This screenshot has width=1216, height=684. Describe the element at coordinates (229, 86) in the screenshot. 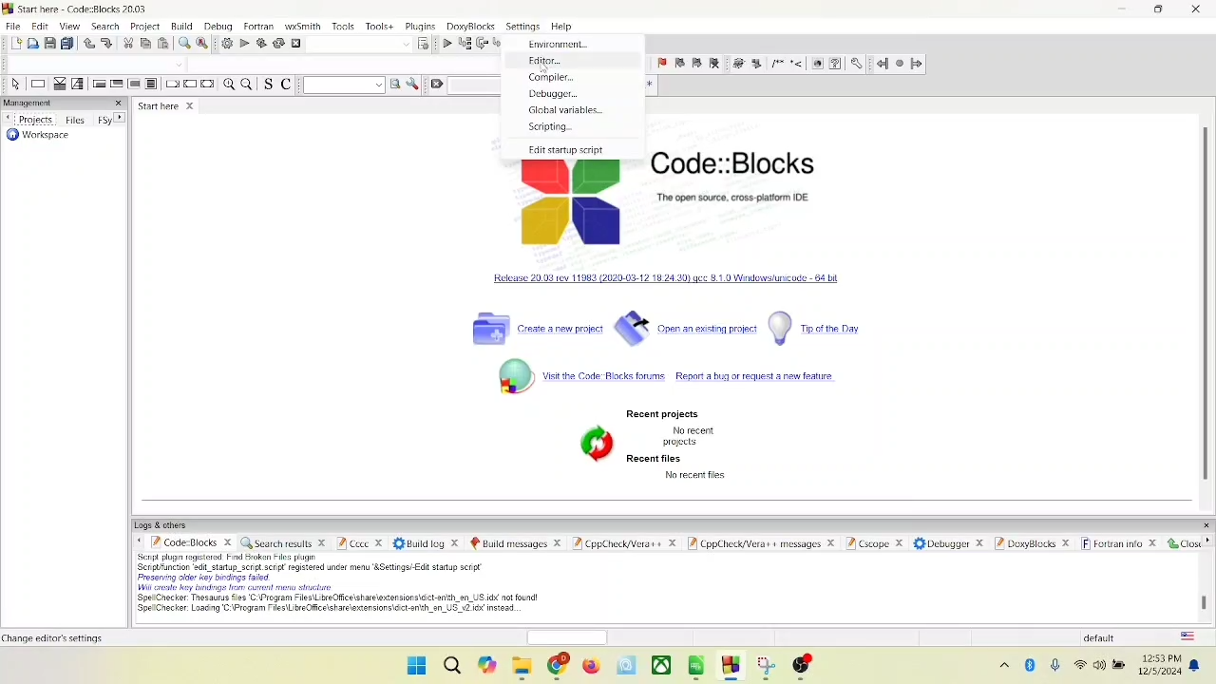

I see `zoom in` at that location.